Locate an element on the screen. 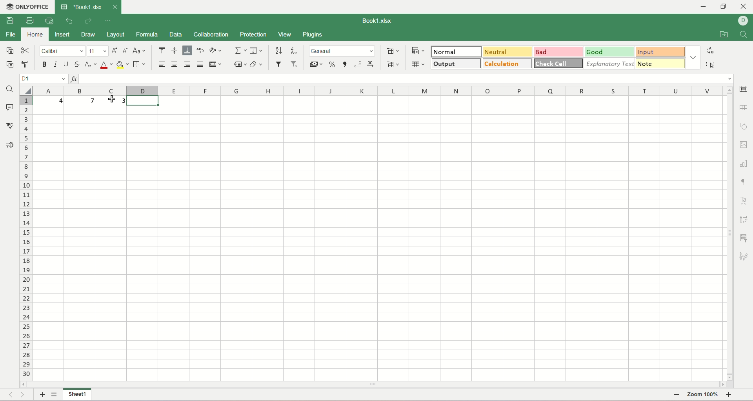 This screenshot has height=401, width=753. change case is located at coordinates (138, 51).